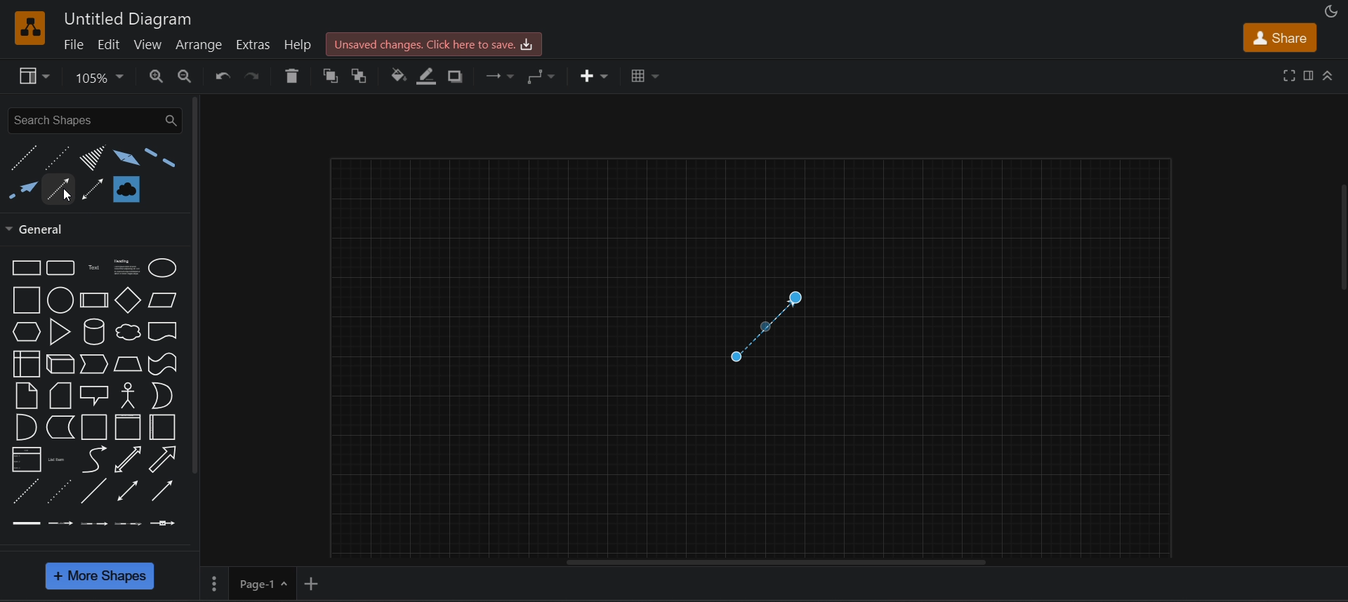 The width and height of the screenshot is (1348, 602). What do you see at coordinates (592, 75) in the screenshot?
I see `insert` at bounding box center [592, 75].